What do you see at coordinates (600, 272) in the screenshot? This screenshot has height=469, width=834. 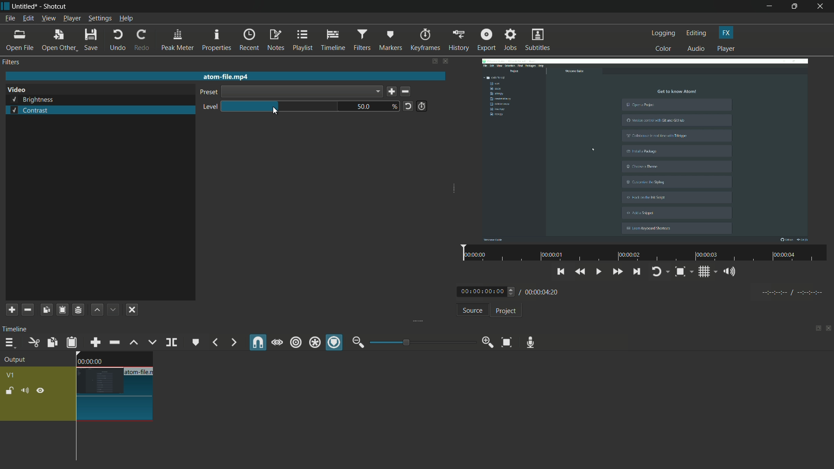 I see `toggle play/pause` at bounding box center [600, 272].